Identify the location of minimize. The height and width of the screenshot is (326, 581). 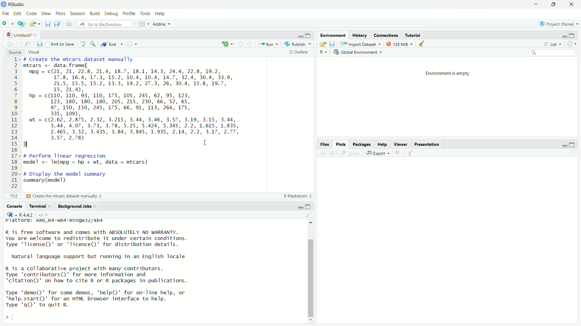
(300, 207).